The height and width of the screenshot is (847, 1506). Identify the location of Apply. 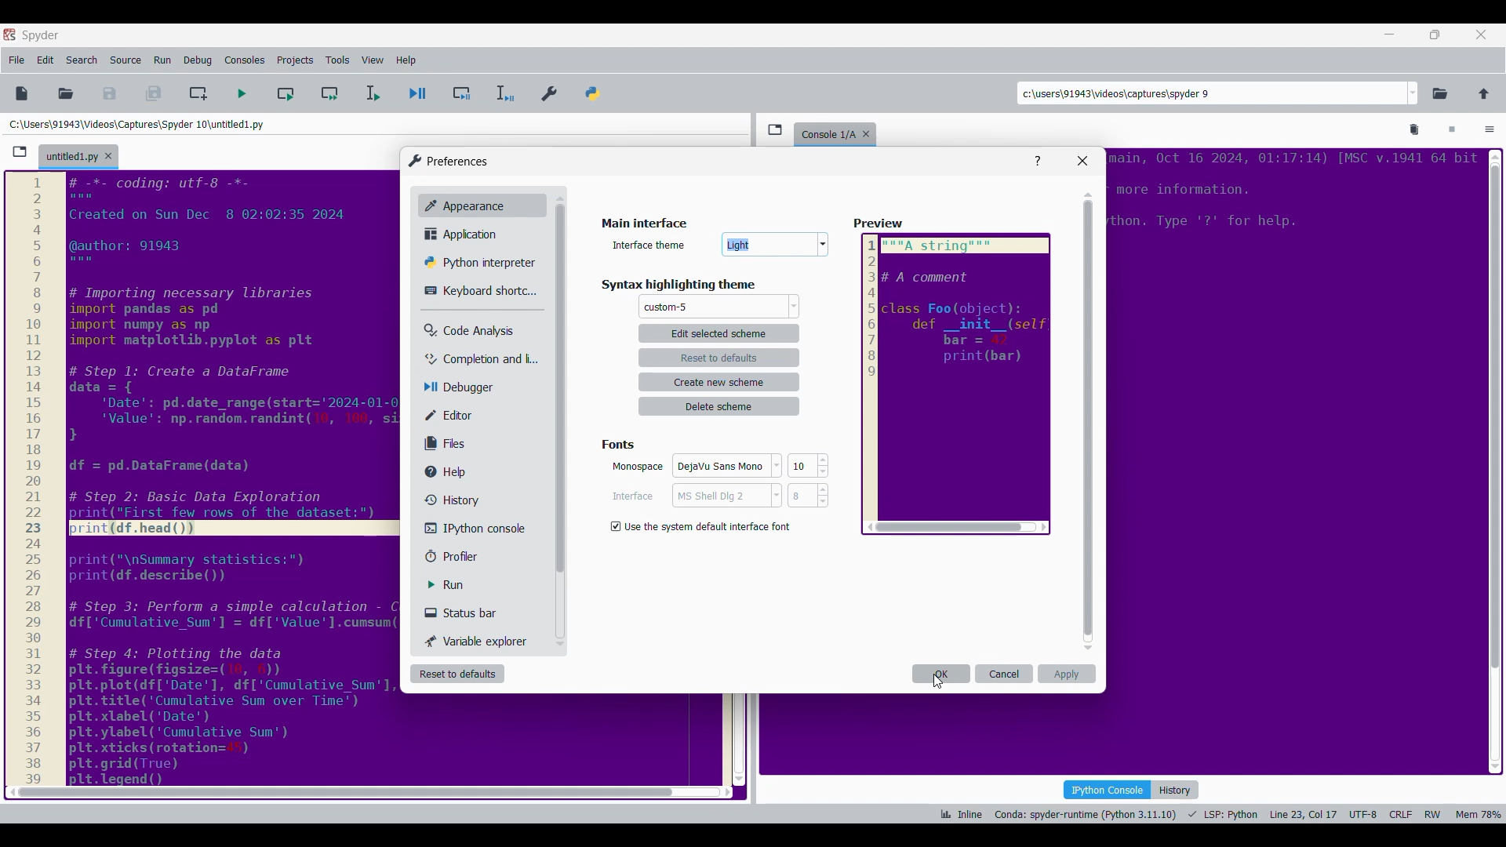
(1067, 674).